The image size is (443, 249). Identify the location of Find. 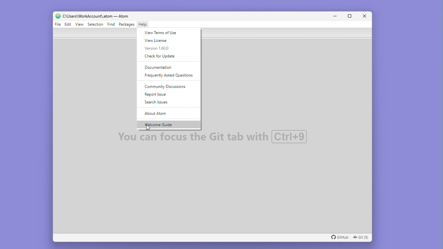
(111, 25).